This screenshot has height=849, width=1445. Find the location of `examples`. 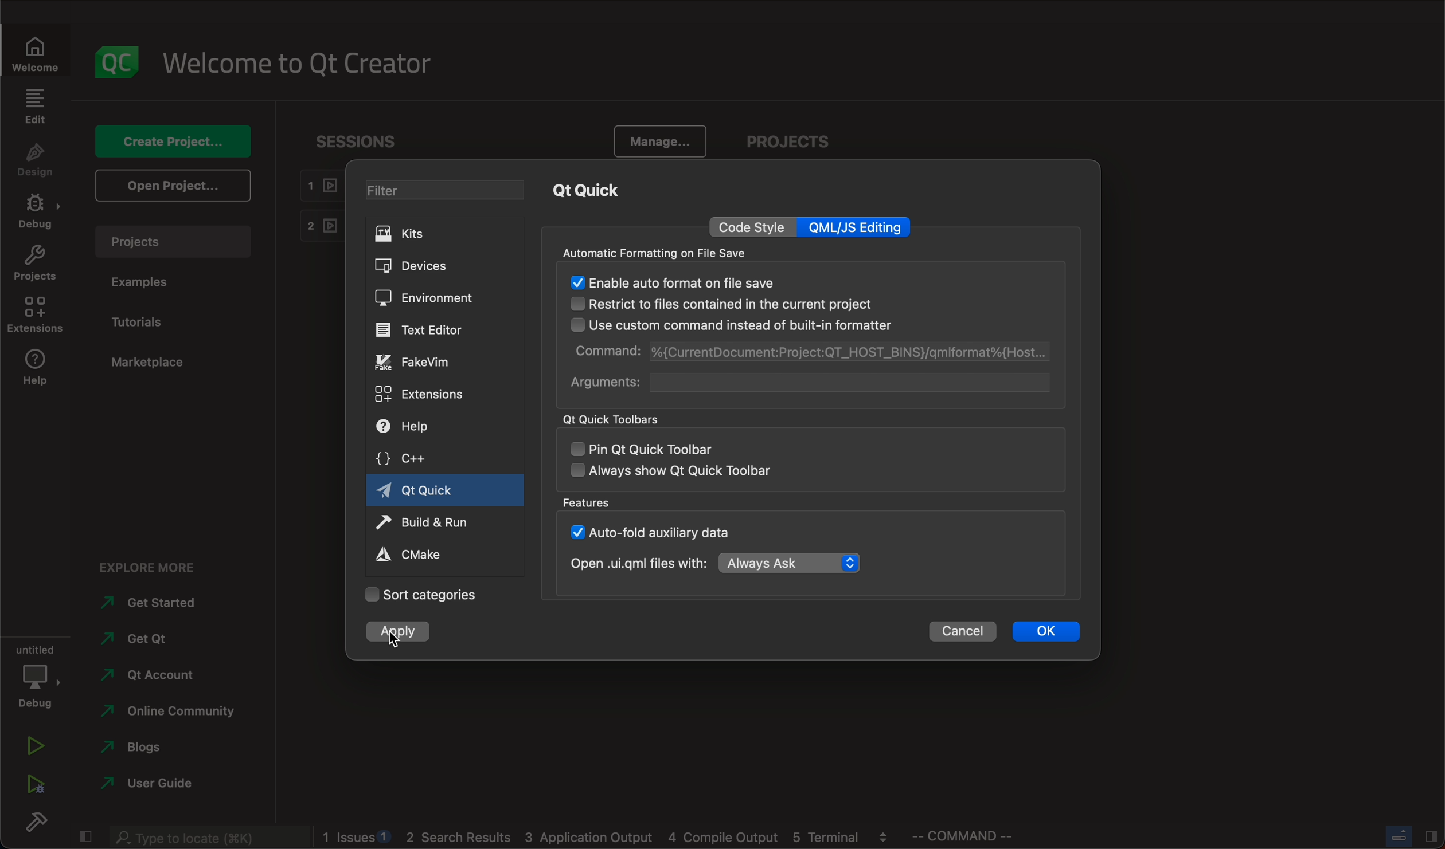

examples is located at coordinates (148, 283).